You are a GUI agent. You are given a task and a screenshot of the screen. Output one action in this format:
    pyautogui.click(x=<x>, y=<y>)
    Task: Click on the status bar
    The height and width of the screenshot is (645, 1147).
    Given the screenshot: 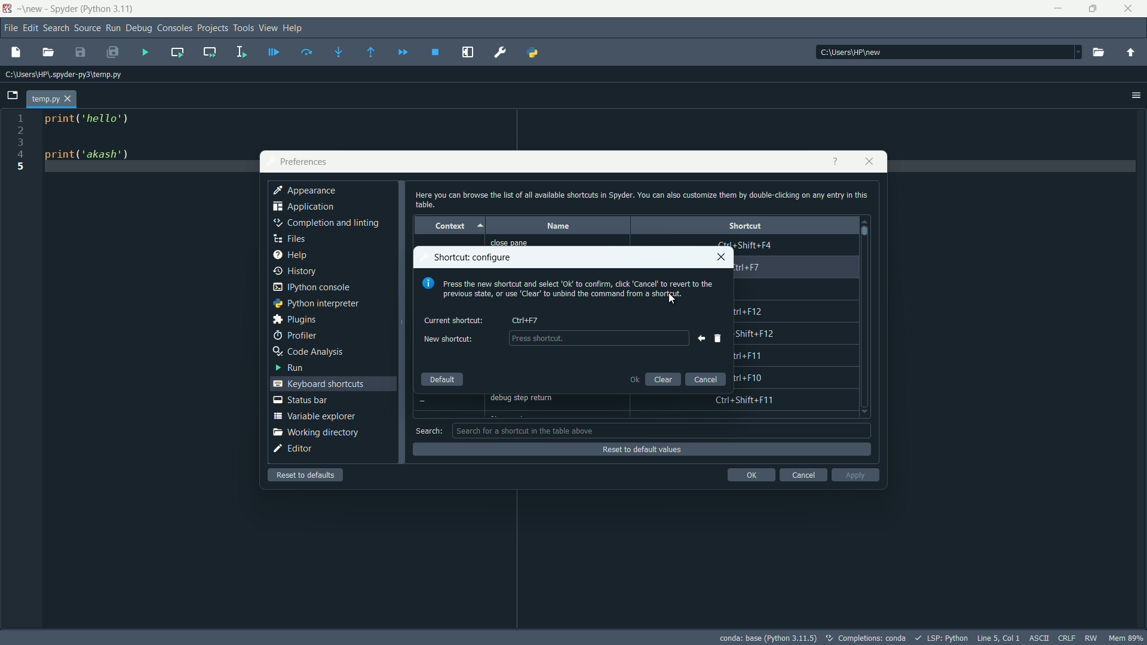 What is the action you would take?
    pyautogui.click(x=300, y=400)
    